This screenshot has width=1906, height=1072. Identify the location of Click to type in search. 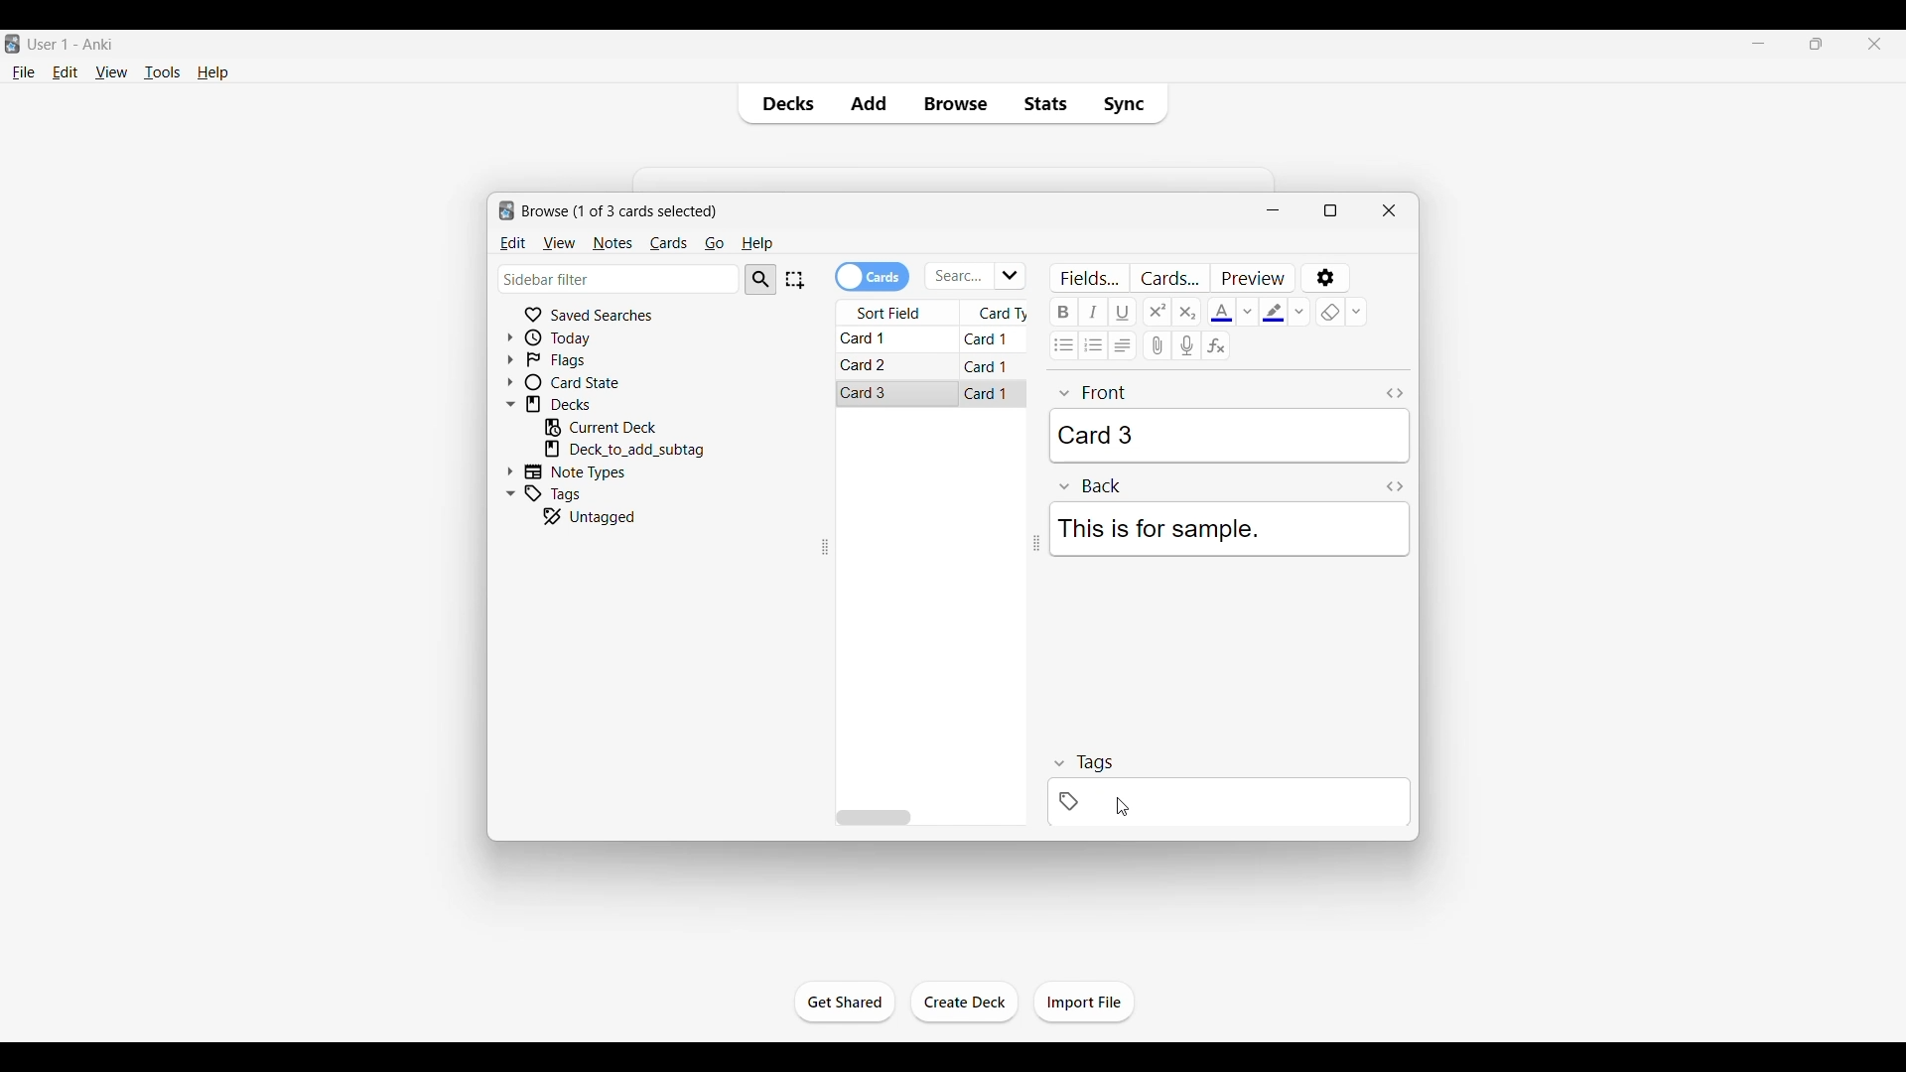
(959, 277).